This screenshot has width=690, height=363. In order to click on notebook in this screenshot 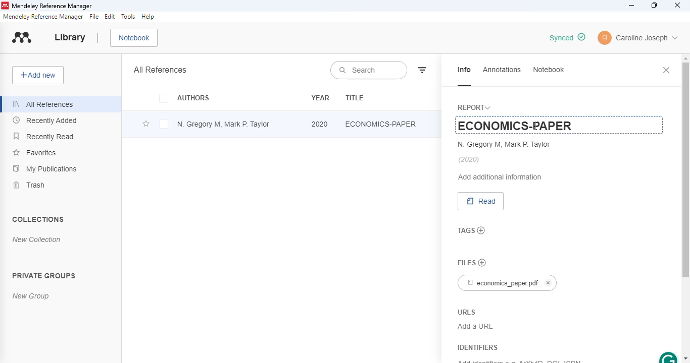, I will do `click(134, 38)`.